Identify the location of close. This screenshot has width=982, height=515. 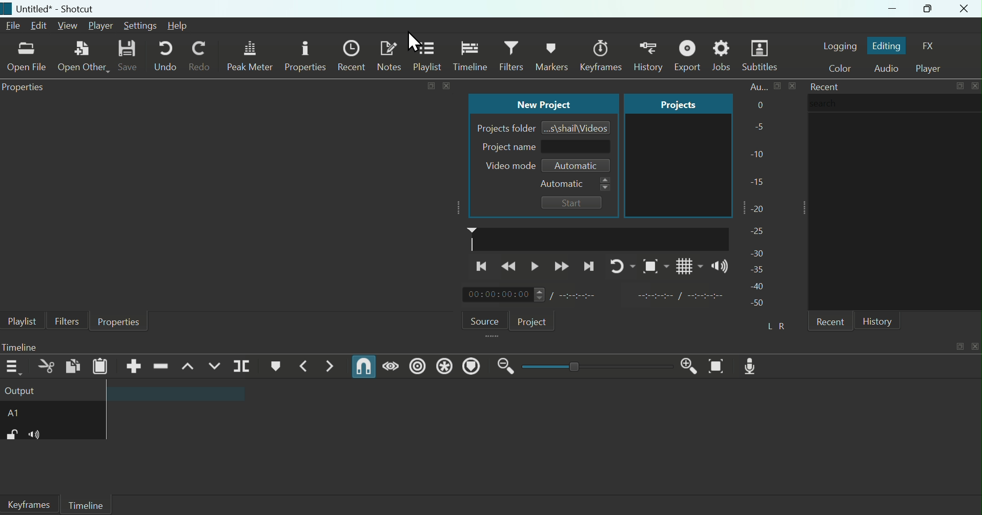
(974, 85).